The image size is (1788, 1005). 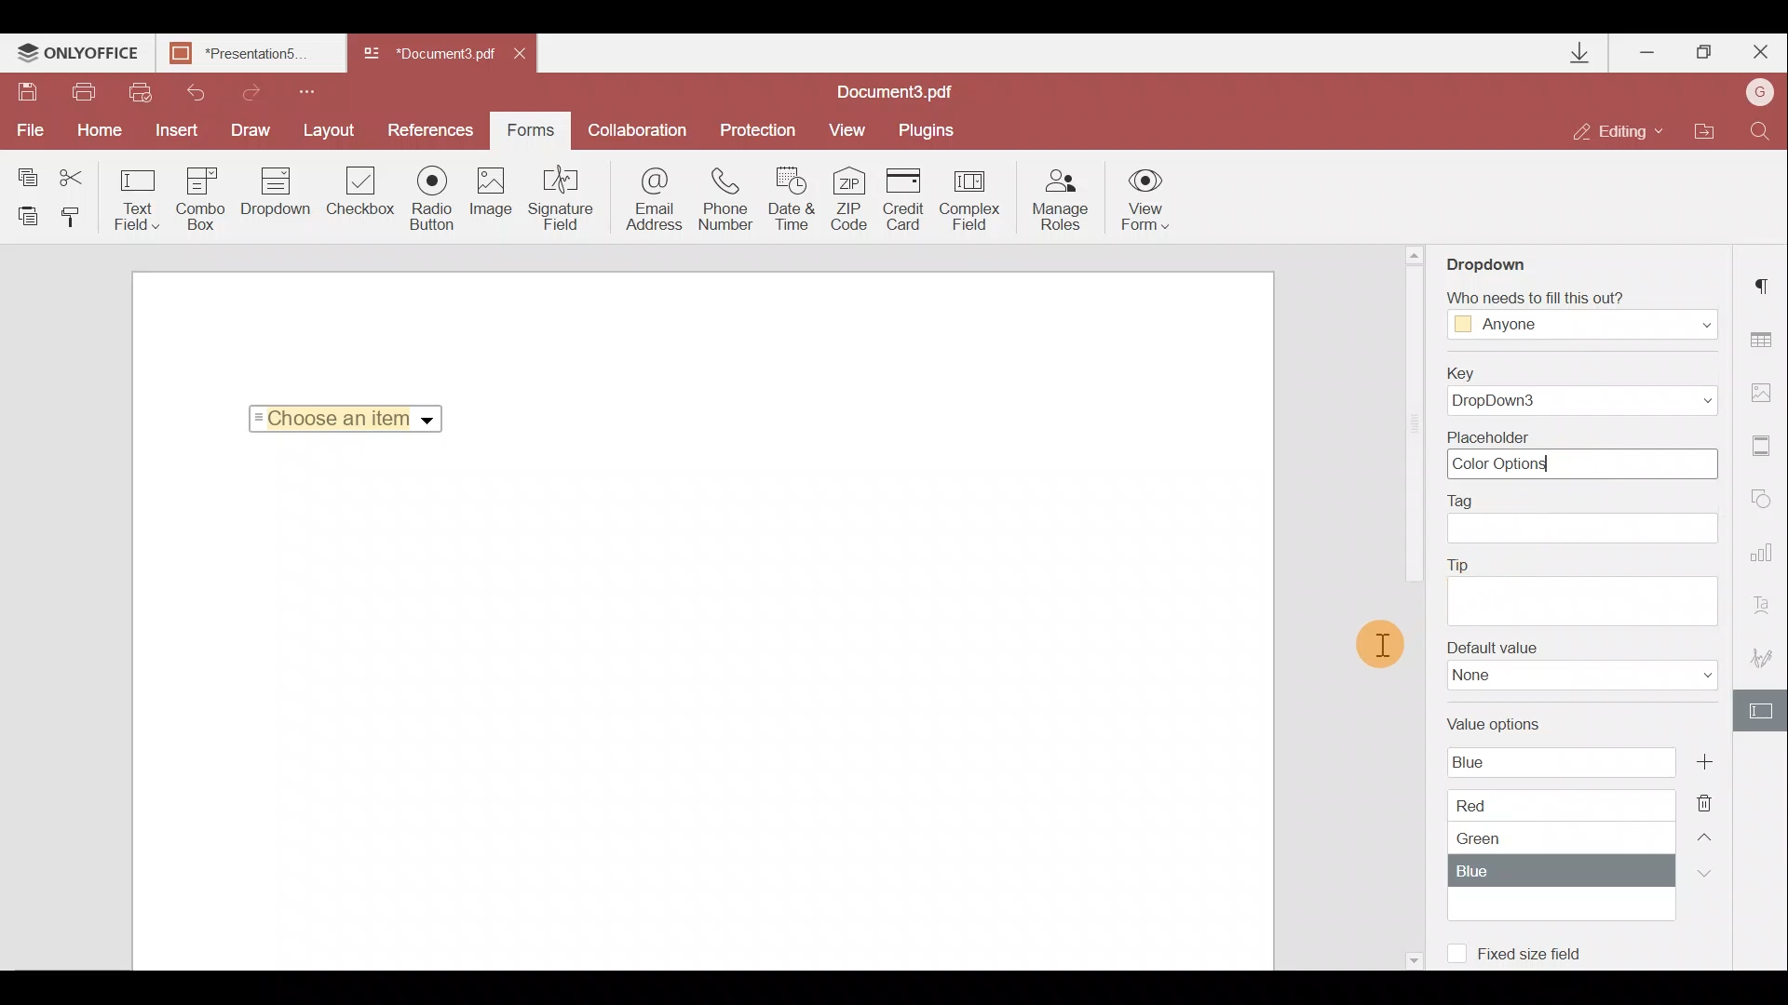 I want to click on Protection, so click(x=753, y=132).